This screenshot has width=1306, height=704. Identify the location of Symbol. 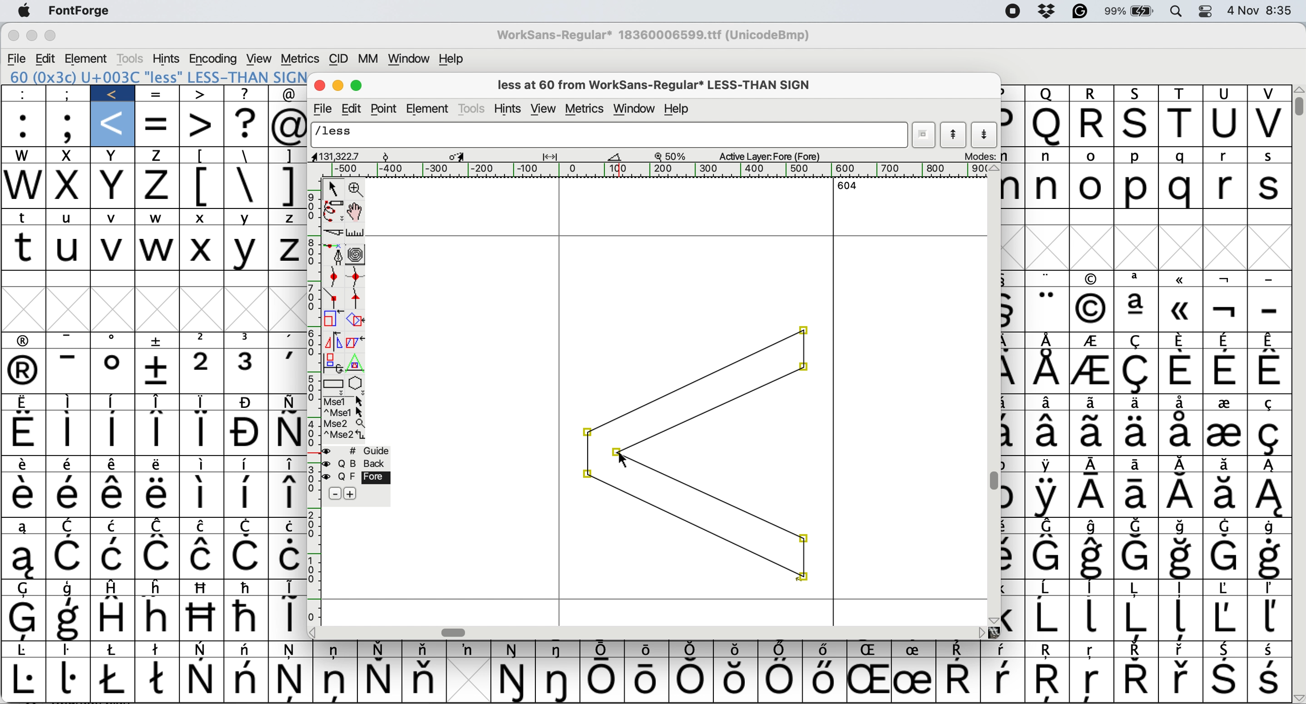
(914, 679).